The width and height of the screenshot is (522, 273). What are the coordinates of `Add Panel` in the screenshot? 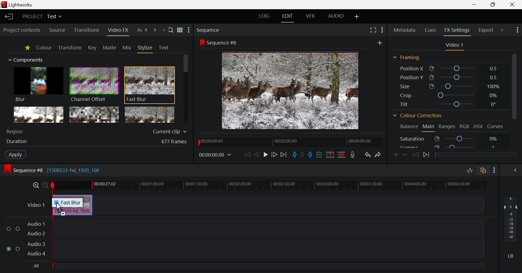 It's located at (154, 30).